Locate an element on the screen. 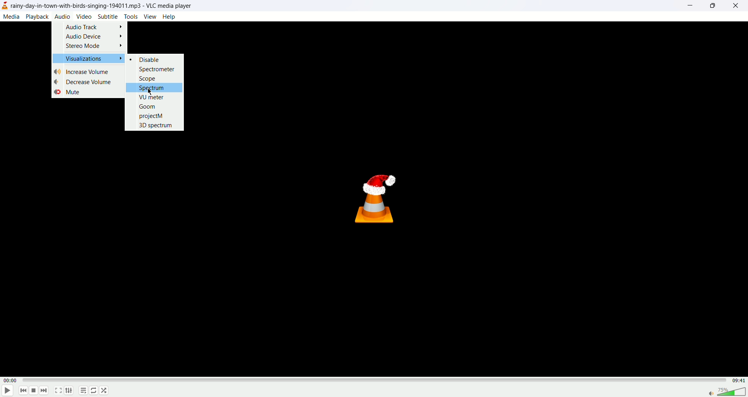 This screenshot has width=748, height=397. full screen is located at coordinates (59, 391).